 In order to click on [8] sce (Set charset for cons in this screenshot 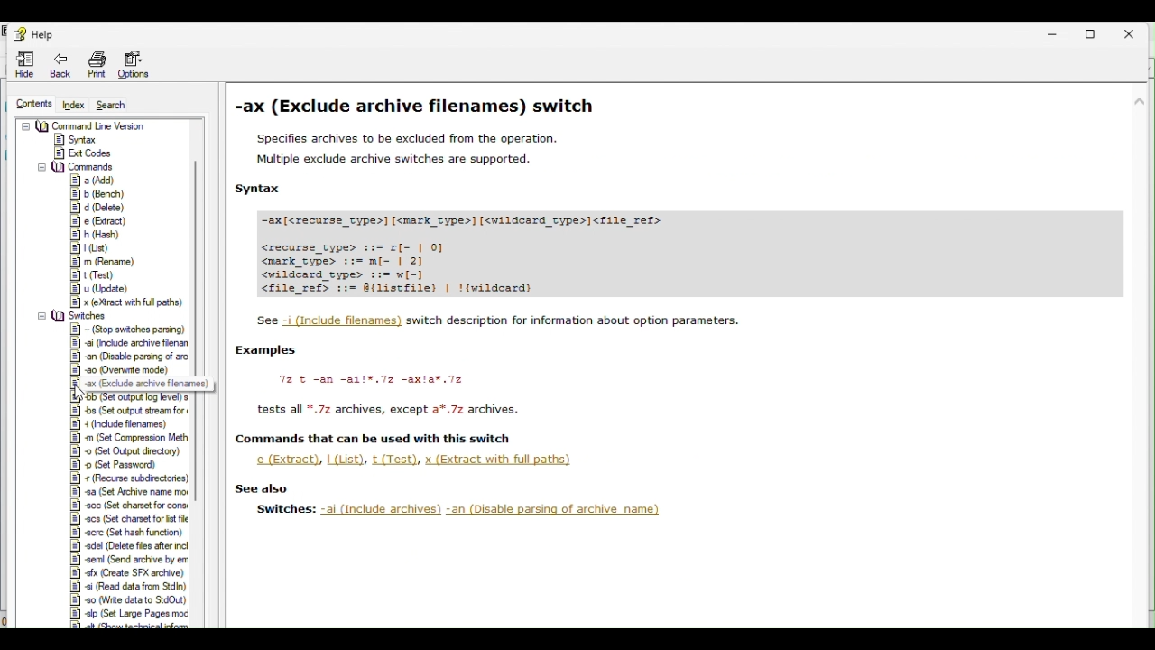, I will do `click(128, 504)`.